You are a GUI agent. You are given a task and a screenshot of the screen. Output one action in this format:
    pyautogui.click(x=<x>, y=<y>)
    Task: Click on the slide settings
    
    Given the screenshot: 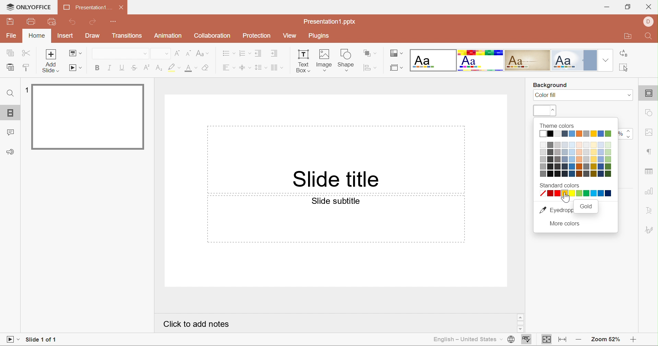 What is the action you would take?
    pyautogui.click(x=650, y=95)
    